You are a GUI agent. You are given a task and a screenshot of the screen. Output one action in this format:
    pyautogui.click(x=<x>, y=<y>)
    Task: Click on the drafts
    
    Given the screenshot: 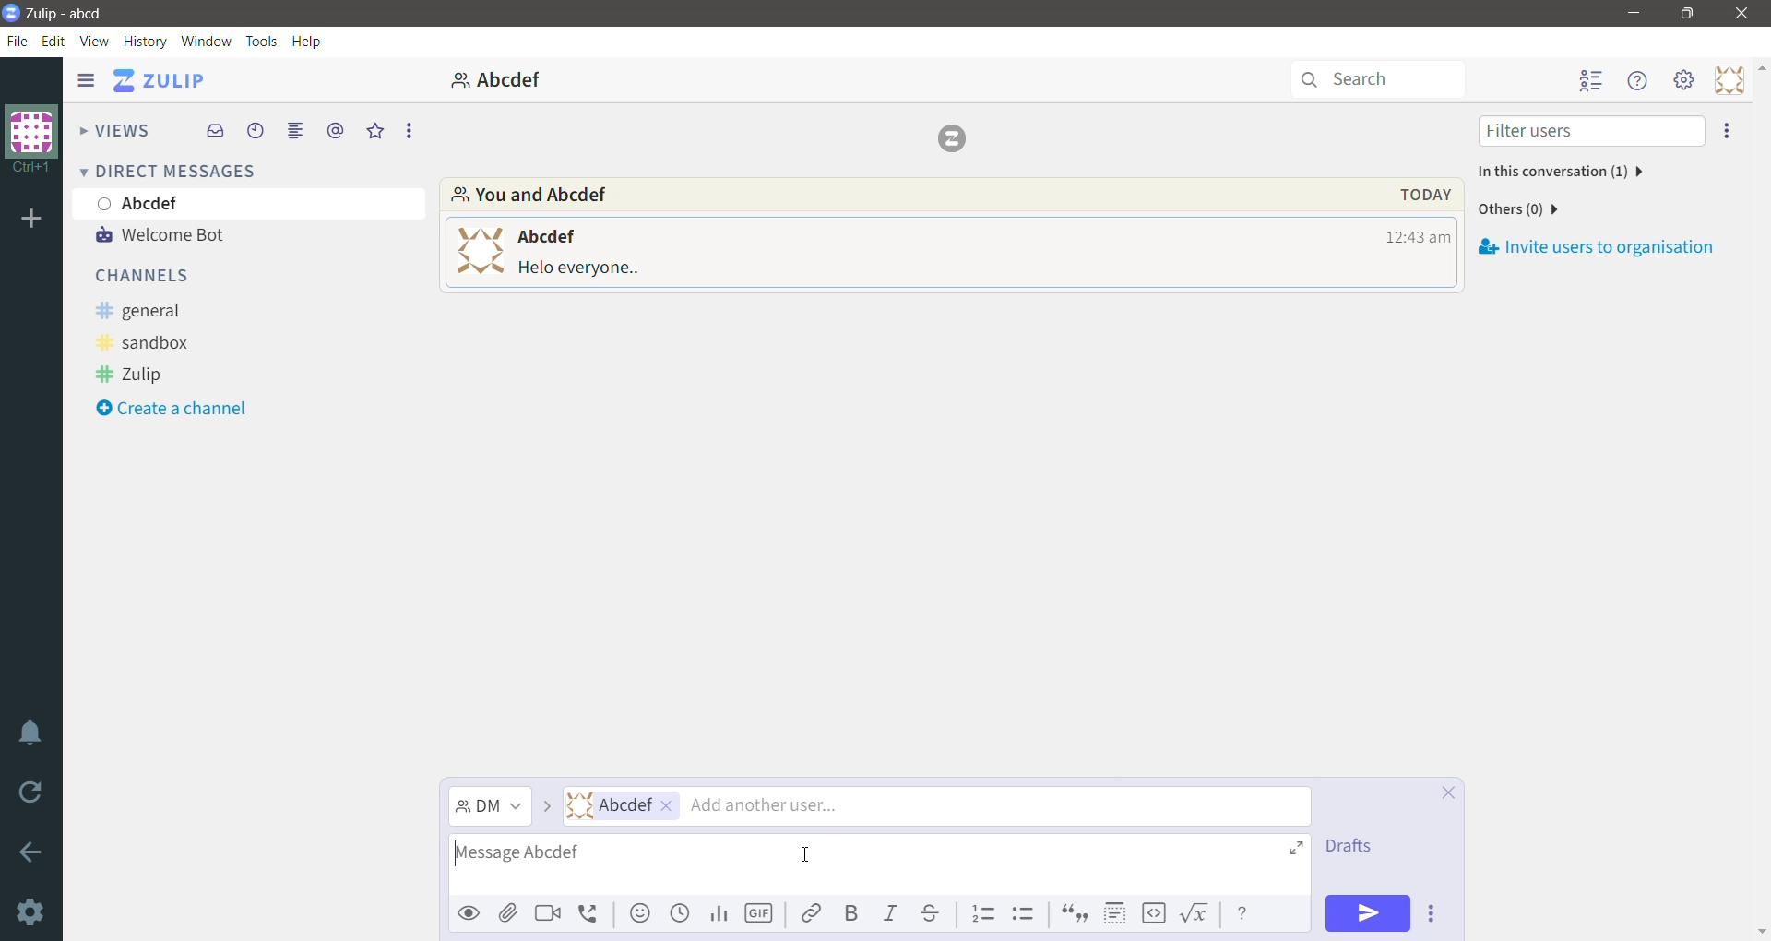 What is the action you would take?
    pyautogui.click(x=1355, y=851)
    